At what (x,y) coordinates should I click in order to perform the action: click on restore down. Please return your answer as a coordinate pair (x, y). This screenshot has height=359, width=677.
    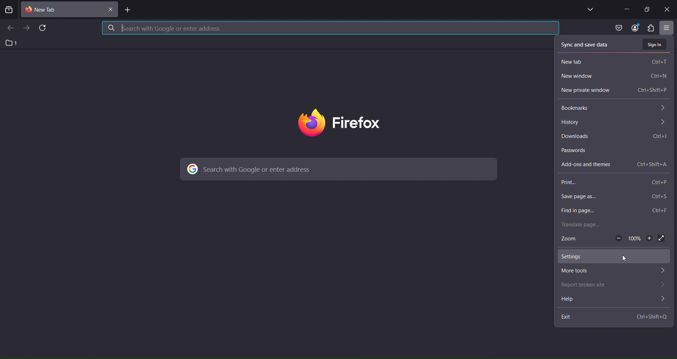
    Looking at the image, I should click on (646, 10).